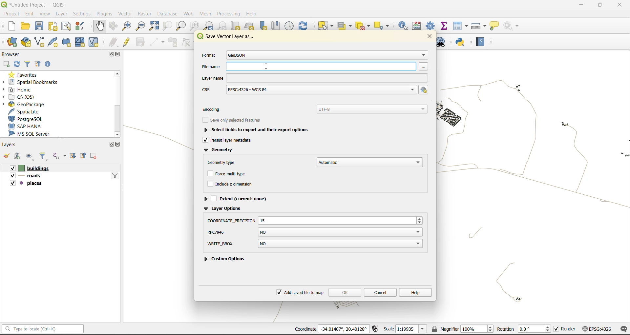 The image size is (630, 335). Describe the element at coordinates (494, 27) in the screenshot. I see `show tips` at that location.